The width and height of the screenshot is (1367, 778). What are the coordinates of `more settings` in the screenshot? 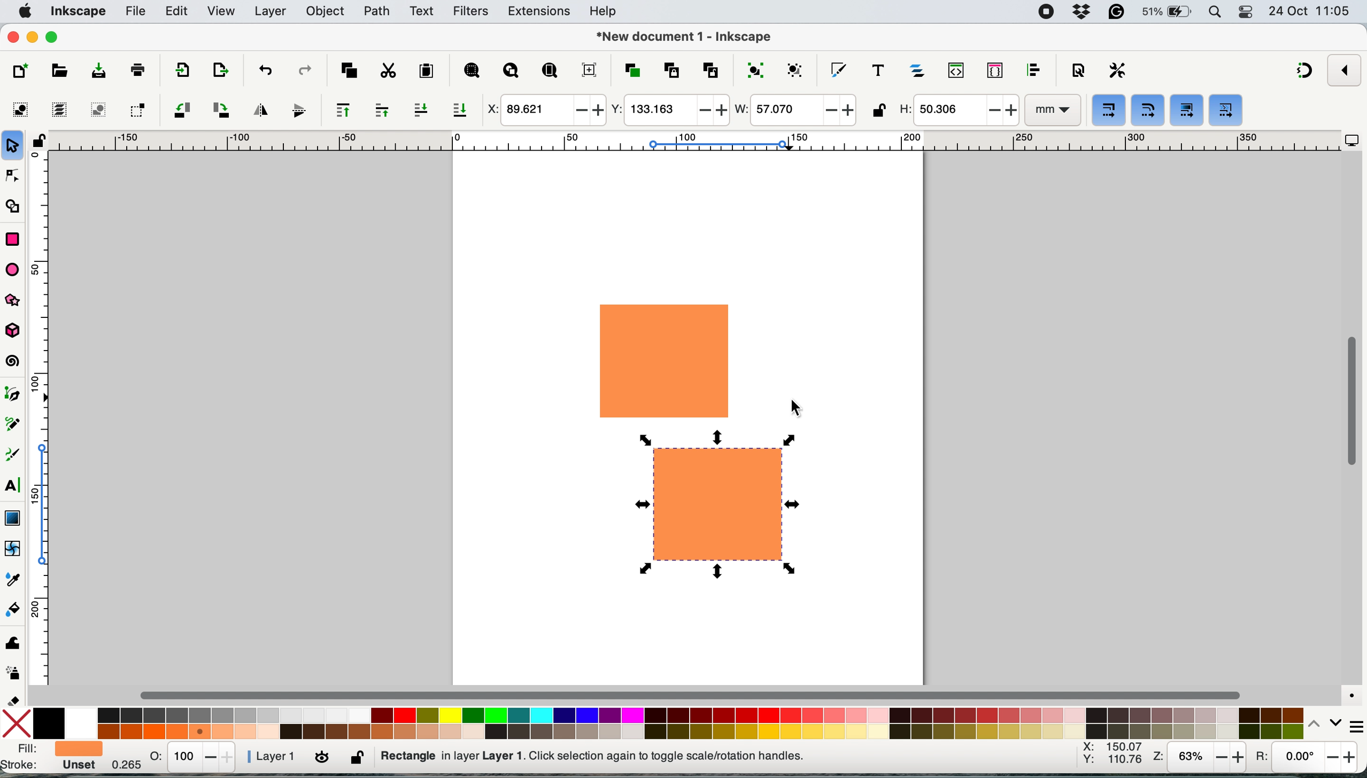 It's located at (1350, 724).